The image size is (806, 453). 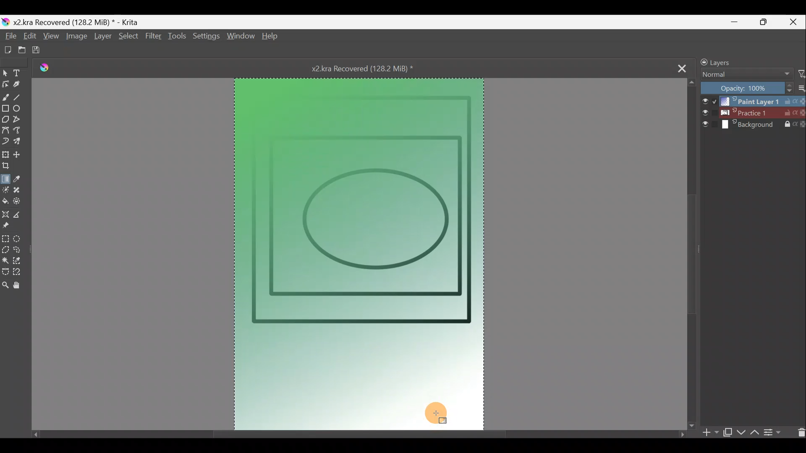 I want to click on View, so click(x=51, y=38).